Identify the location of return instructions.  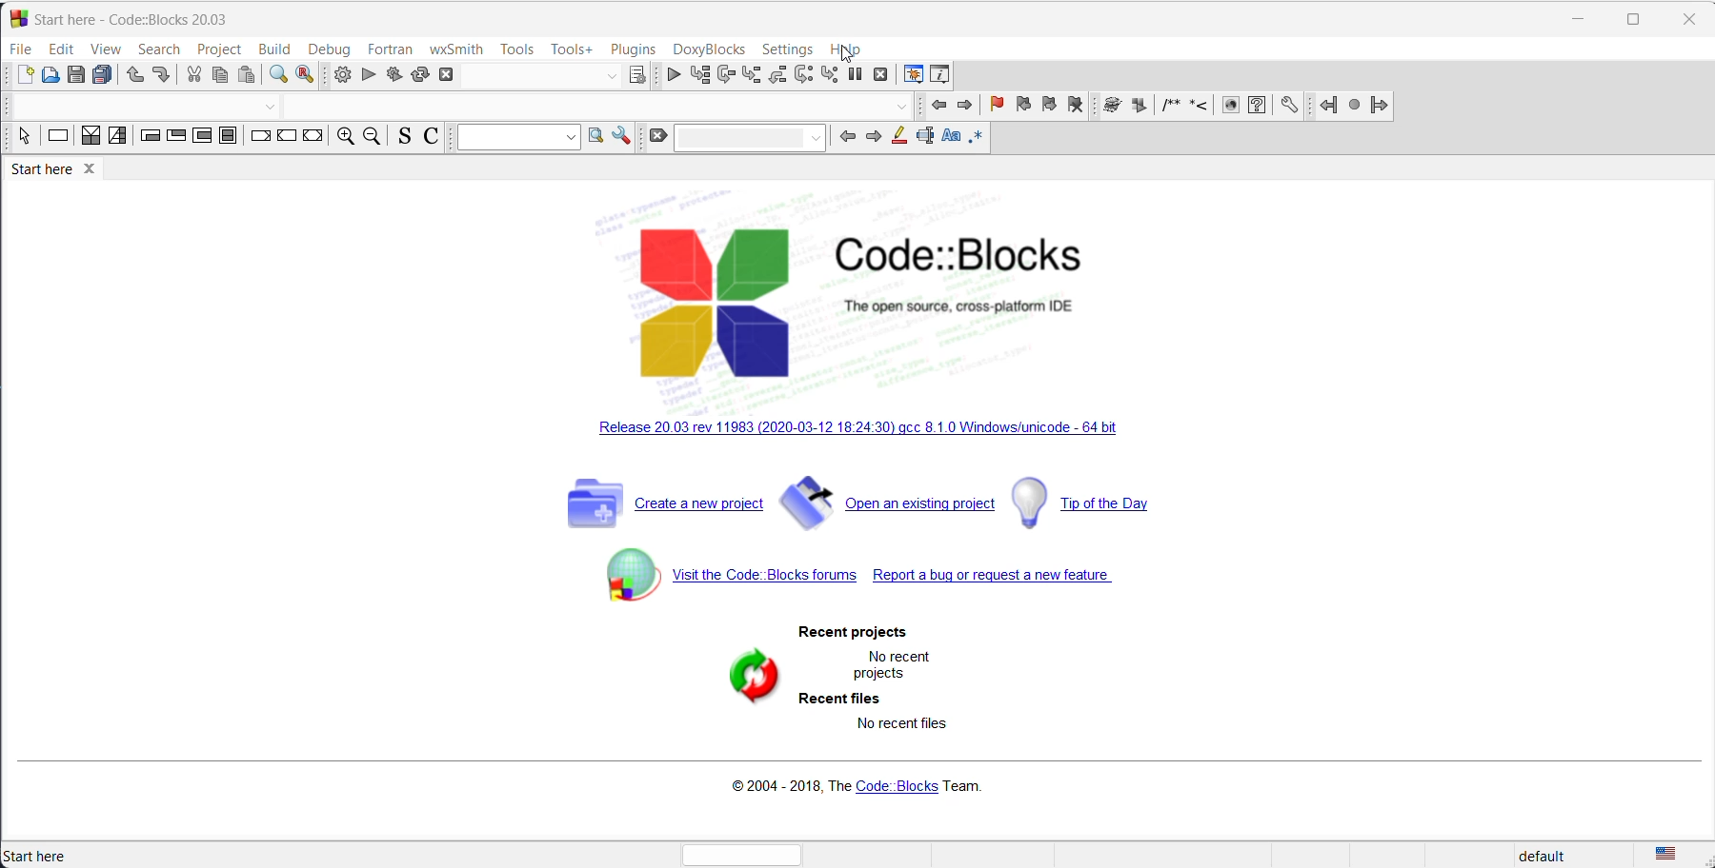
(315, 138).